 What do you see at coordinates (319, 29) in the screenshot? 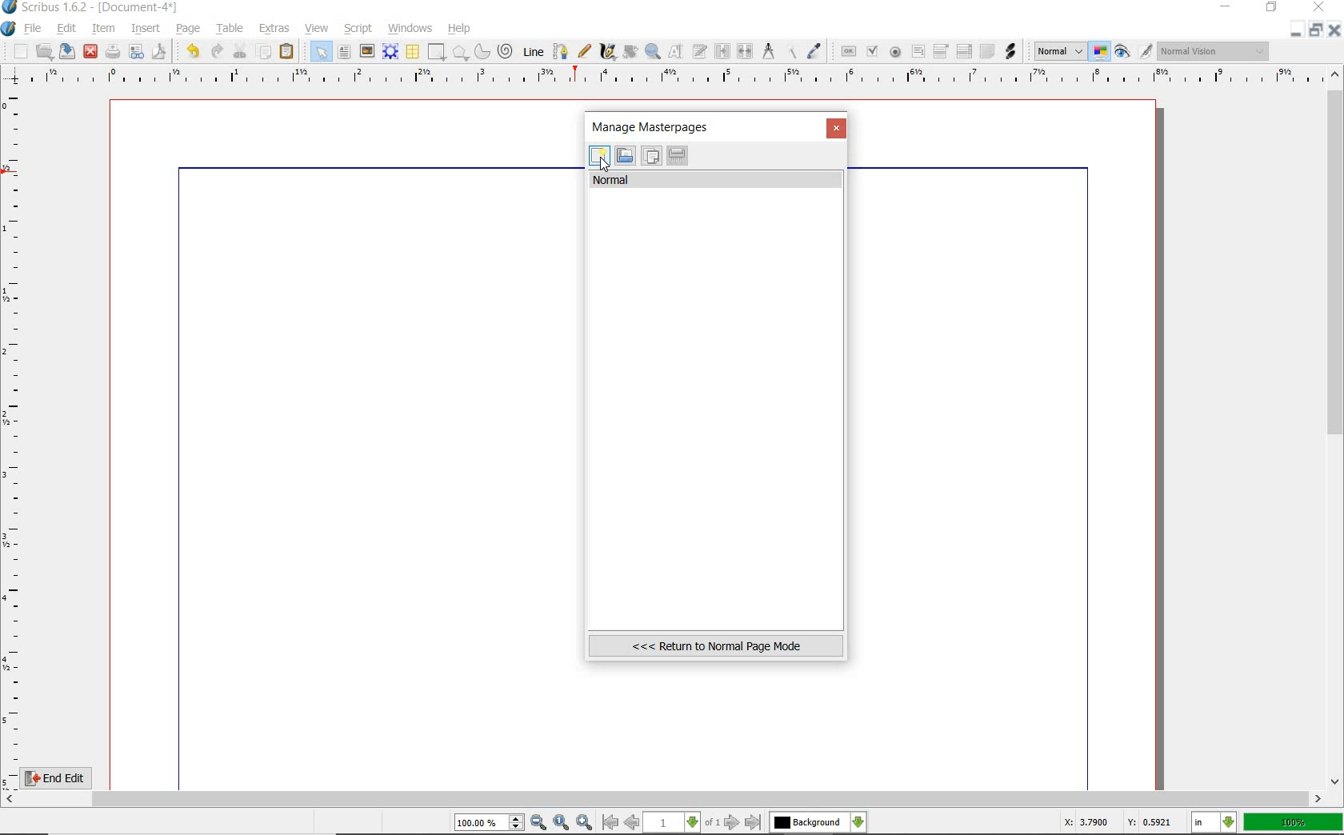
I see `view` at bounding box center [319, 29].